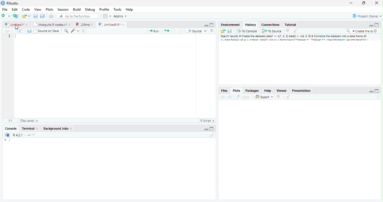  Describe the element at coordinates (84, 31) in the screenshot. I see `Pages` at that location.